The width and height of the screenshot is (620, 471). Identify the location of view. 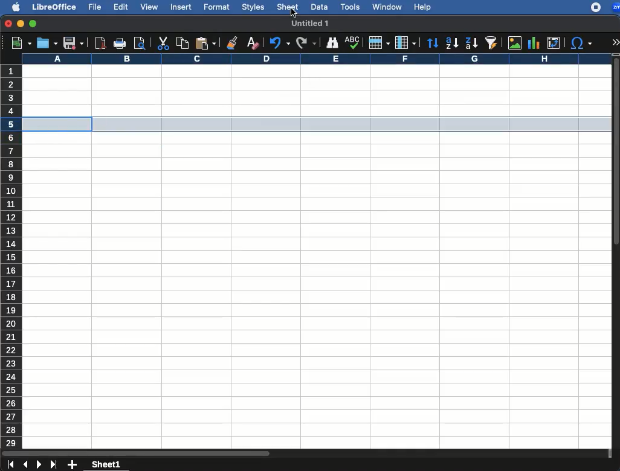
(149, 7).